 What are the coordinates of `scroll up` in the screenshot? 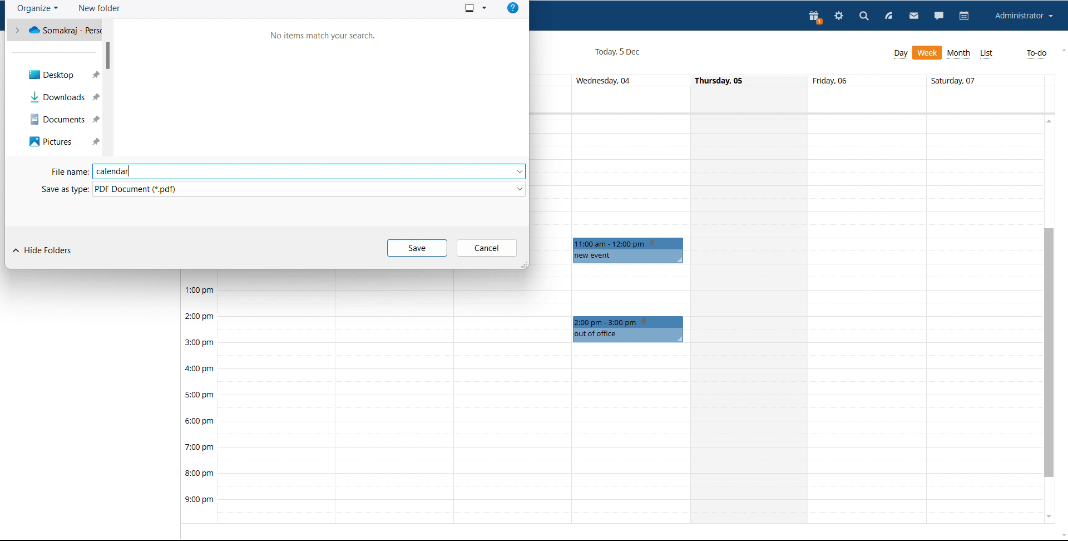 It's located at (1047, 122).